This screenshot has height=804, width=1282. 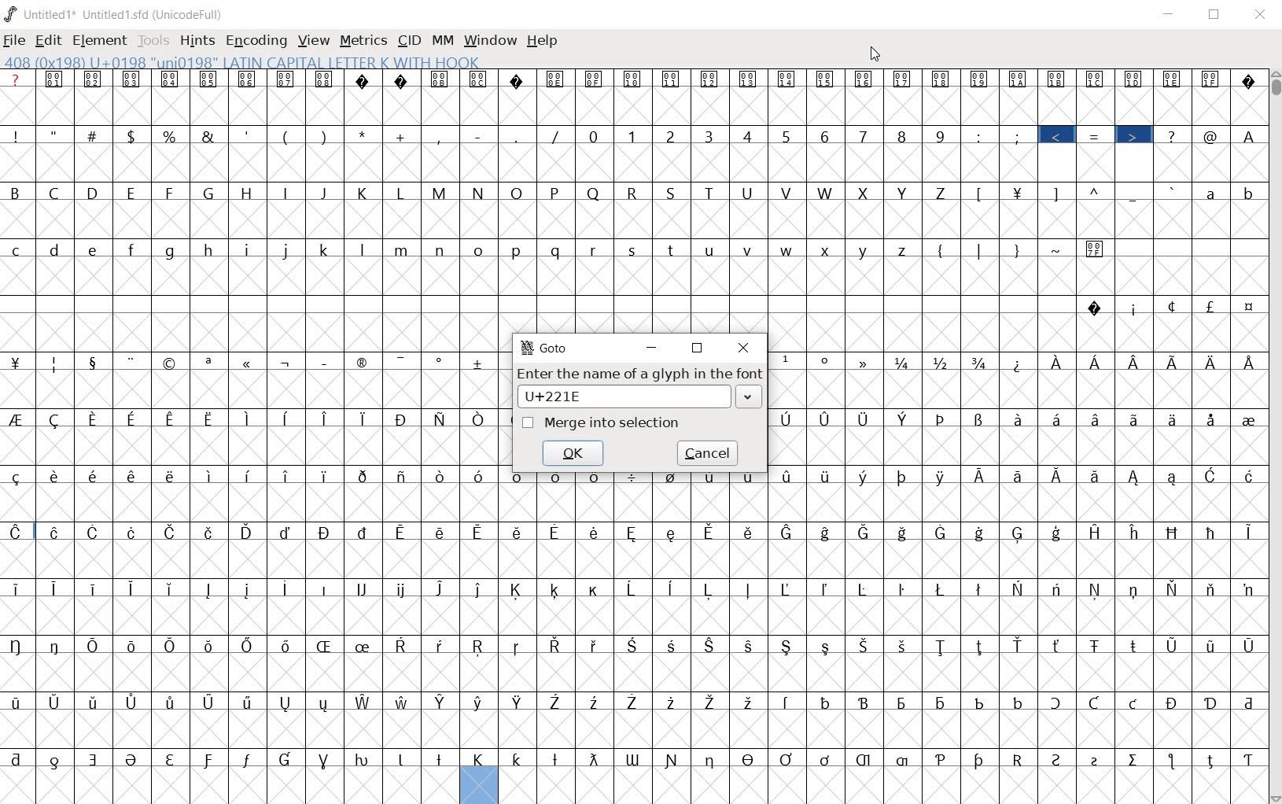 What do you see at coordinates (1247, 135) in the screenshot?
I see `` at bounding box center [1247, 135].